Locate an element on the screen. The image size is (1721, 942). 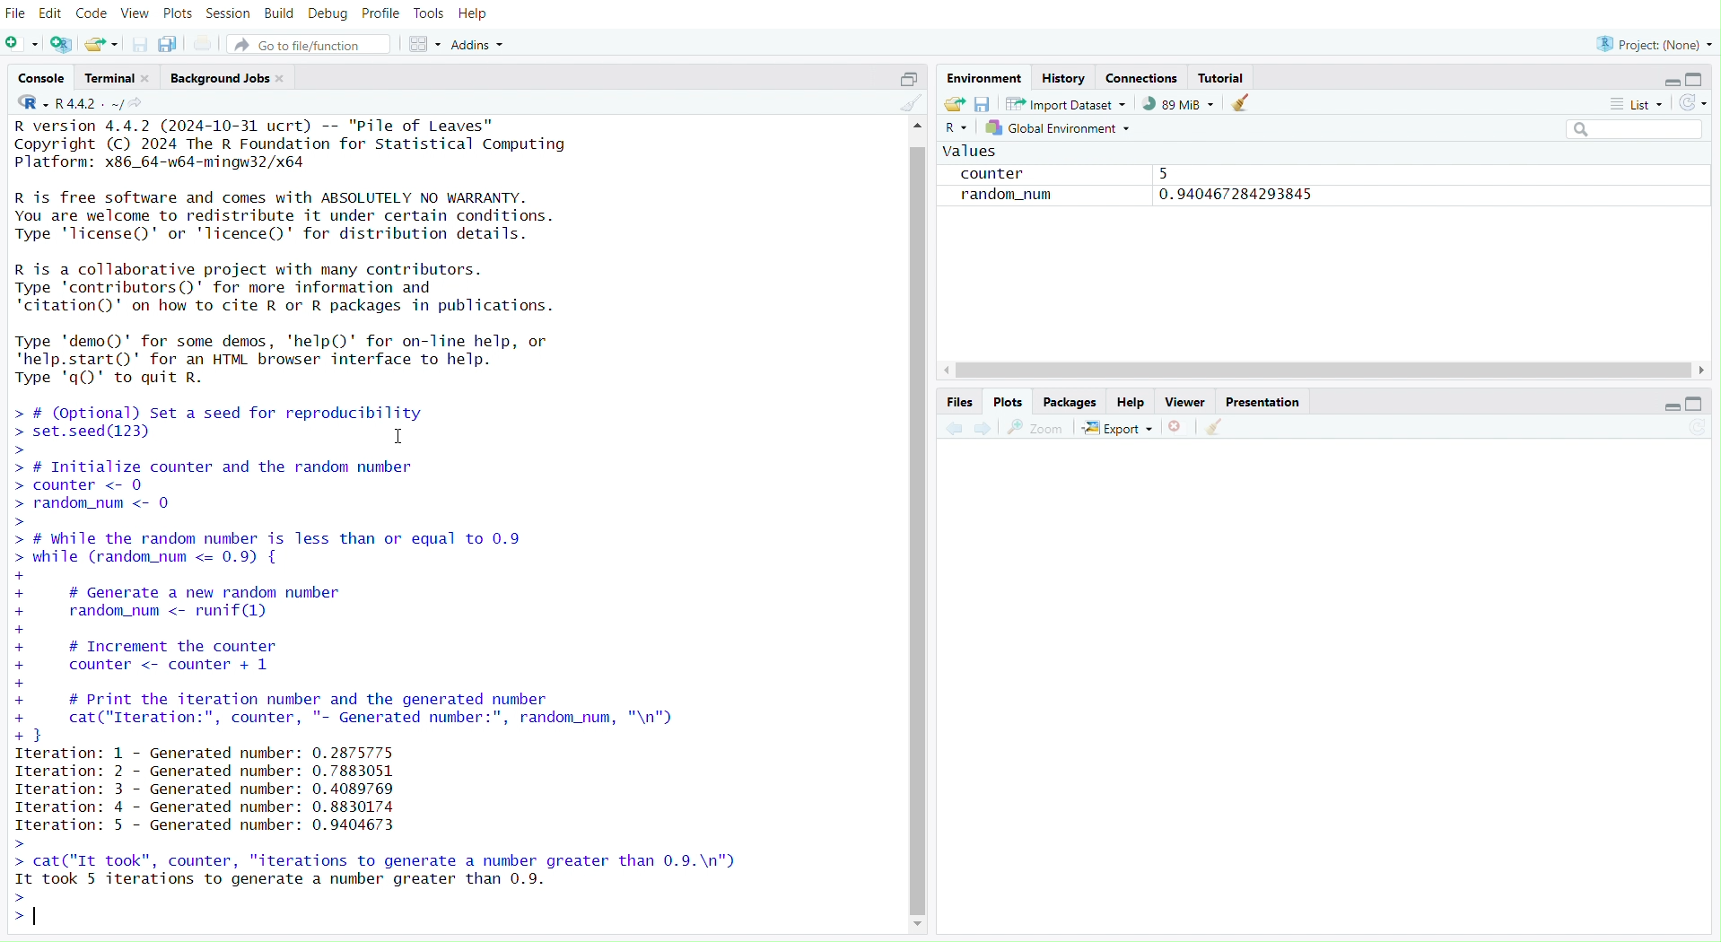
Down is located at coordinates (922, 929).